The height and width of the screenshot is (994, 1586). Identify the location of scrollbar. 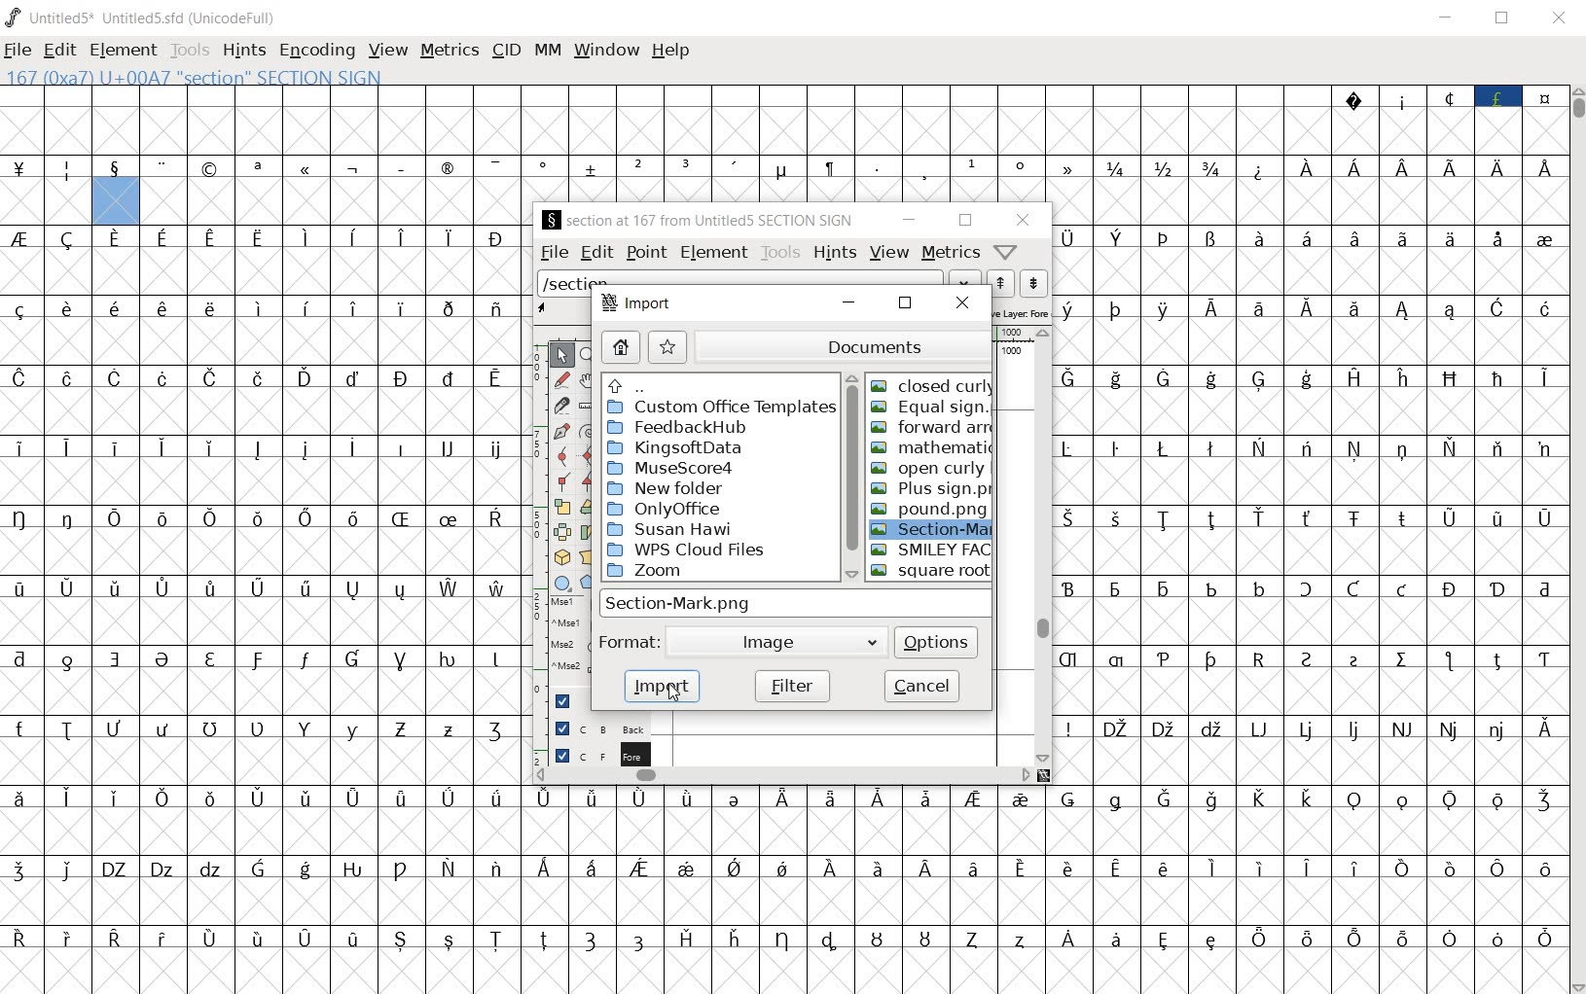
(1043, 546).